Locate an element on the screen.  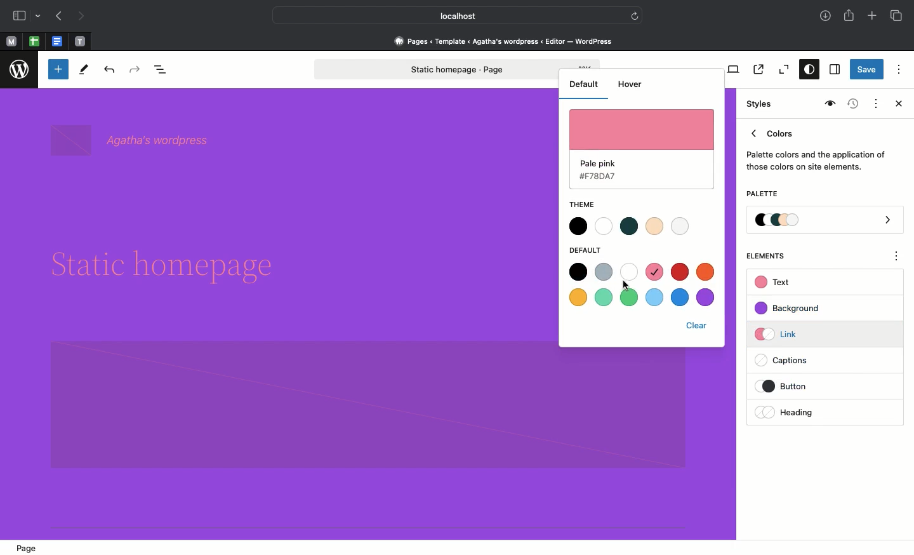
Block is located at coordinates (368, 404).